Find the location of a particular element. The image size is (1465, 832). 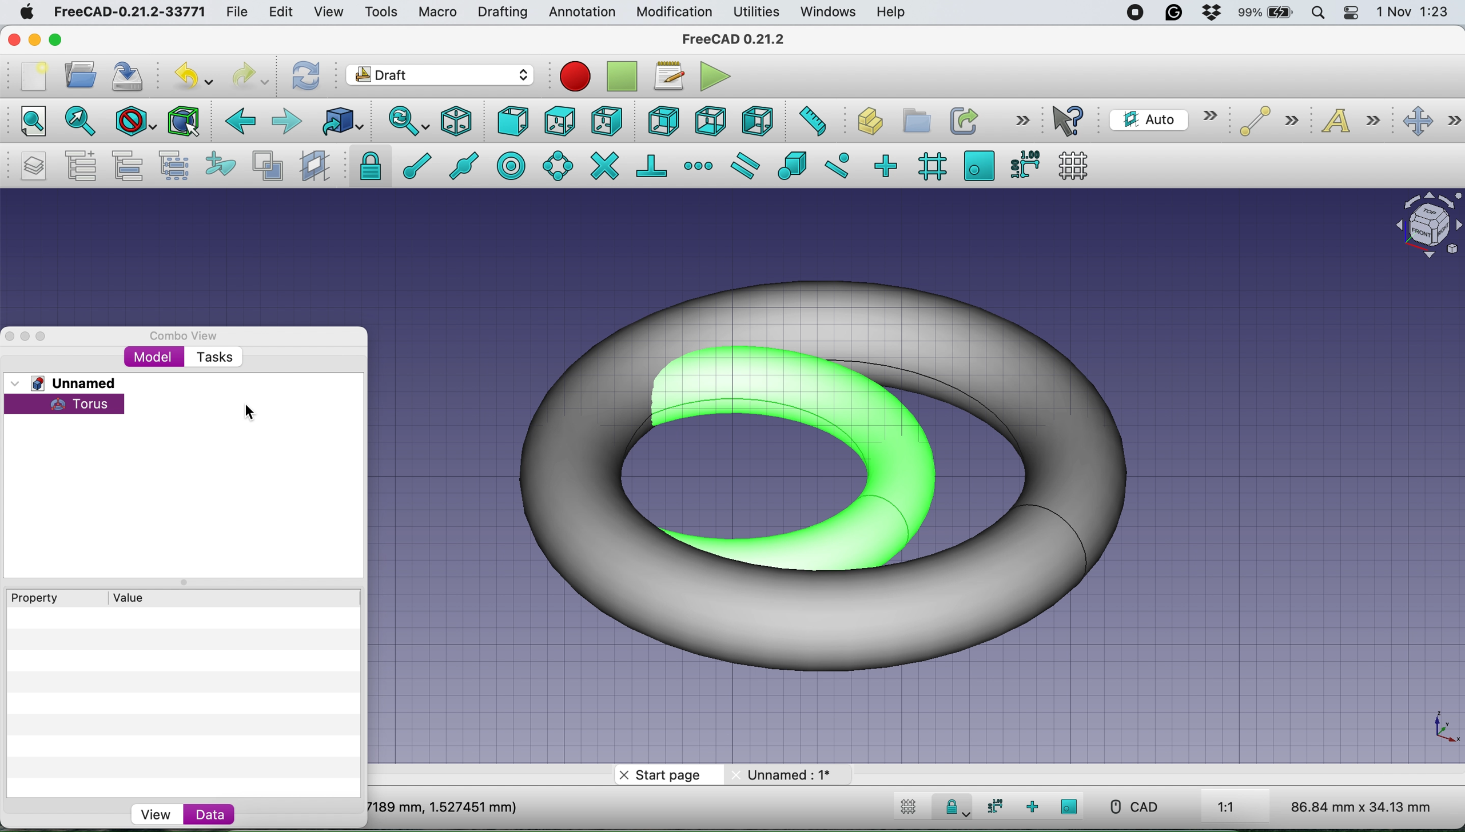

redo is located at coordinates (249, 77).